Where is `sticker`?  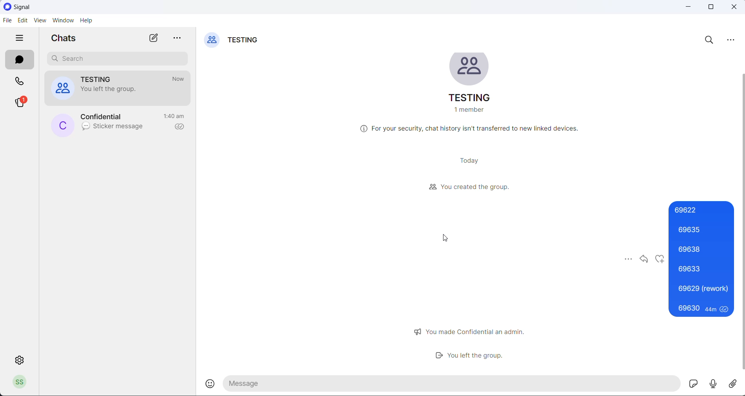 sticker is located at coordinates (694, 383).